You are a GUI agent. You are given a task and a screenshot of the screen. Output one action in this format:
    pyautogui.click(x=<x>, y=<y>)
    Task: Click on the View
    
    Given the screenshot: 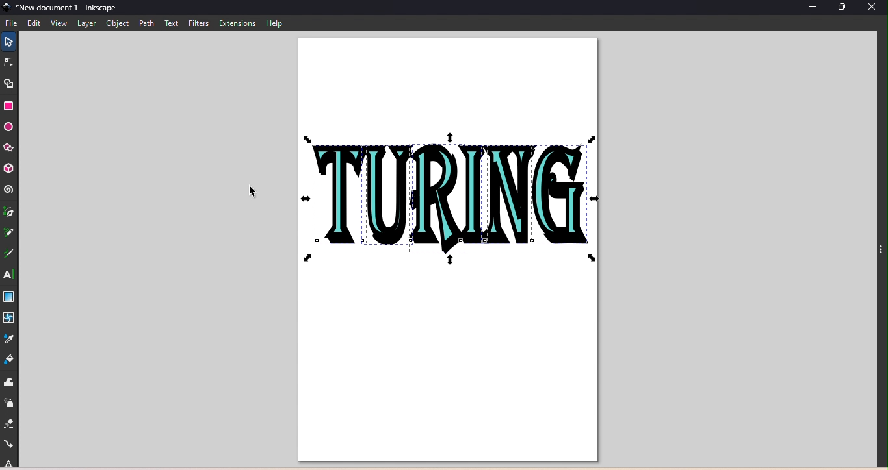 What is the action you would take?
    pyautogui.click(x=57, y=24)
    